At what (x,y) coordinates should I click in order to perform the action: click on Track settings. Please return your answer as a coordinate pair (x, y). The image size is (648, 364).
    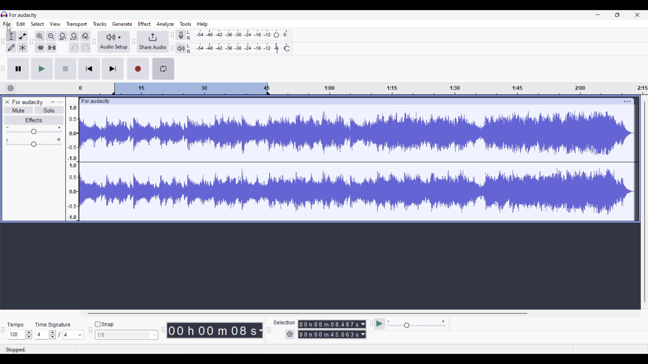
    Looking at the image, I should click on (627, 101).